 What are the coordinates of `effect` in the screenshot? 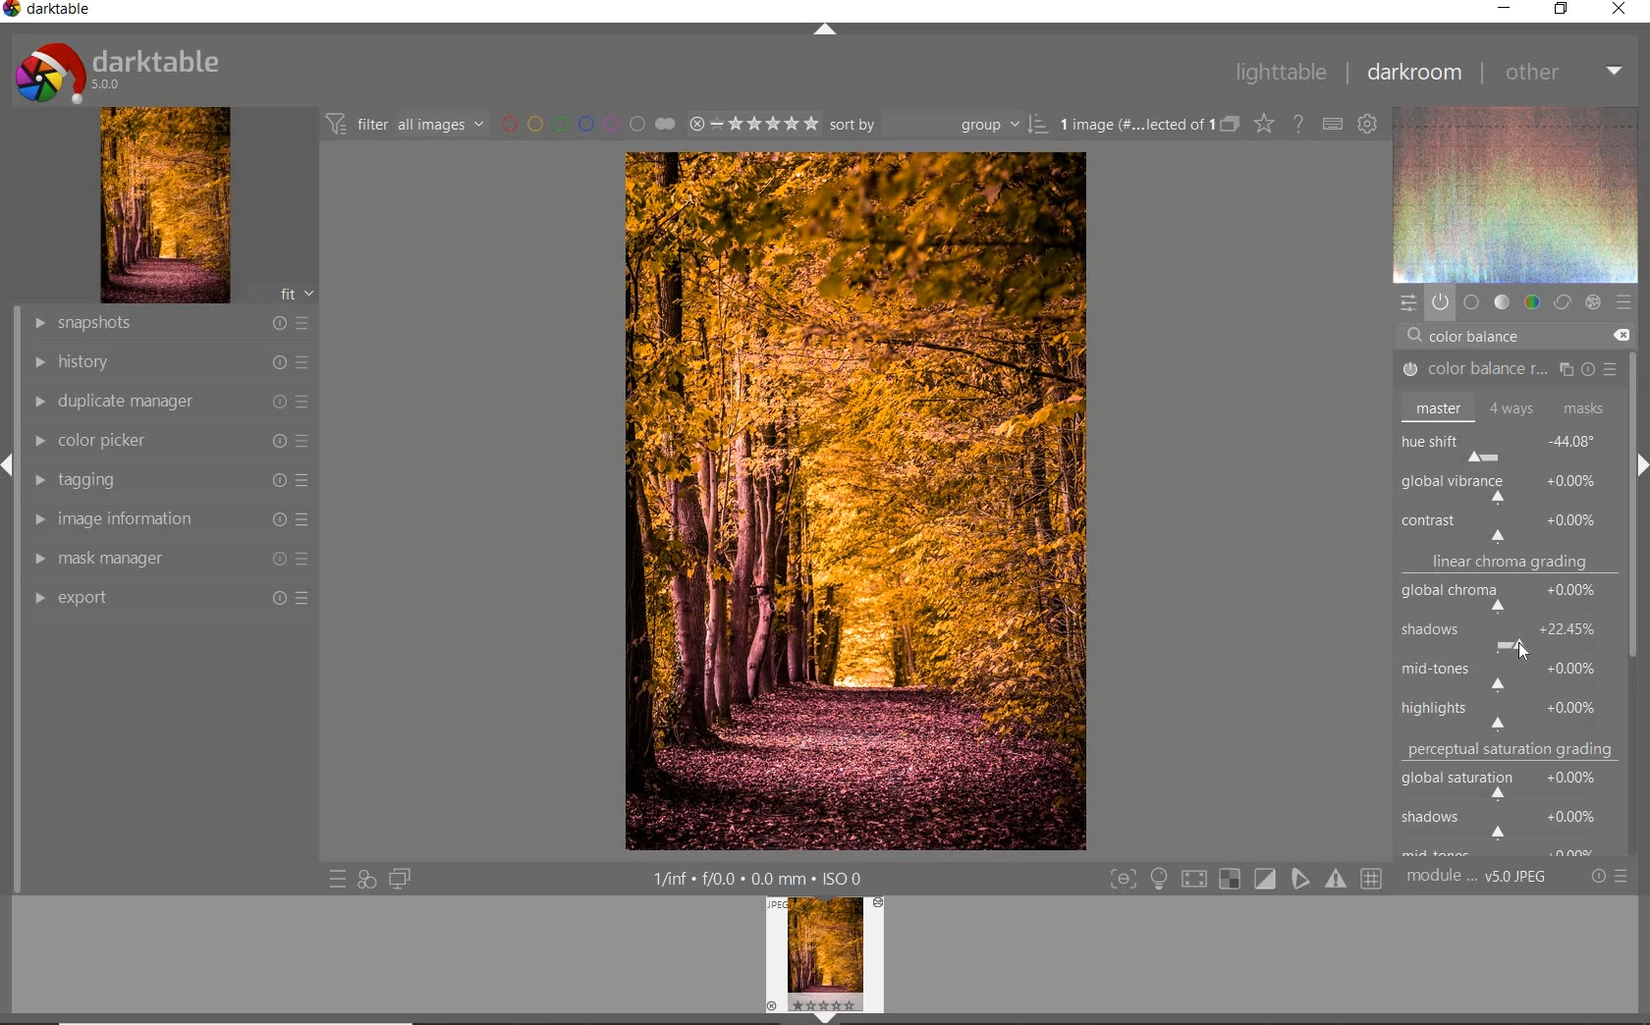 It's located at (1593, 300).